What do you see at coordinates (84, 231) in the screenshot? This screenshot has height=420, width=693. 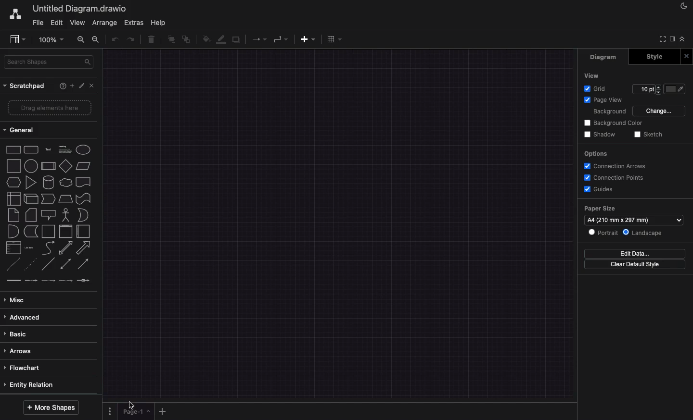 I see `horizontal container` at bounding box center [84, 231].